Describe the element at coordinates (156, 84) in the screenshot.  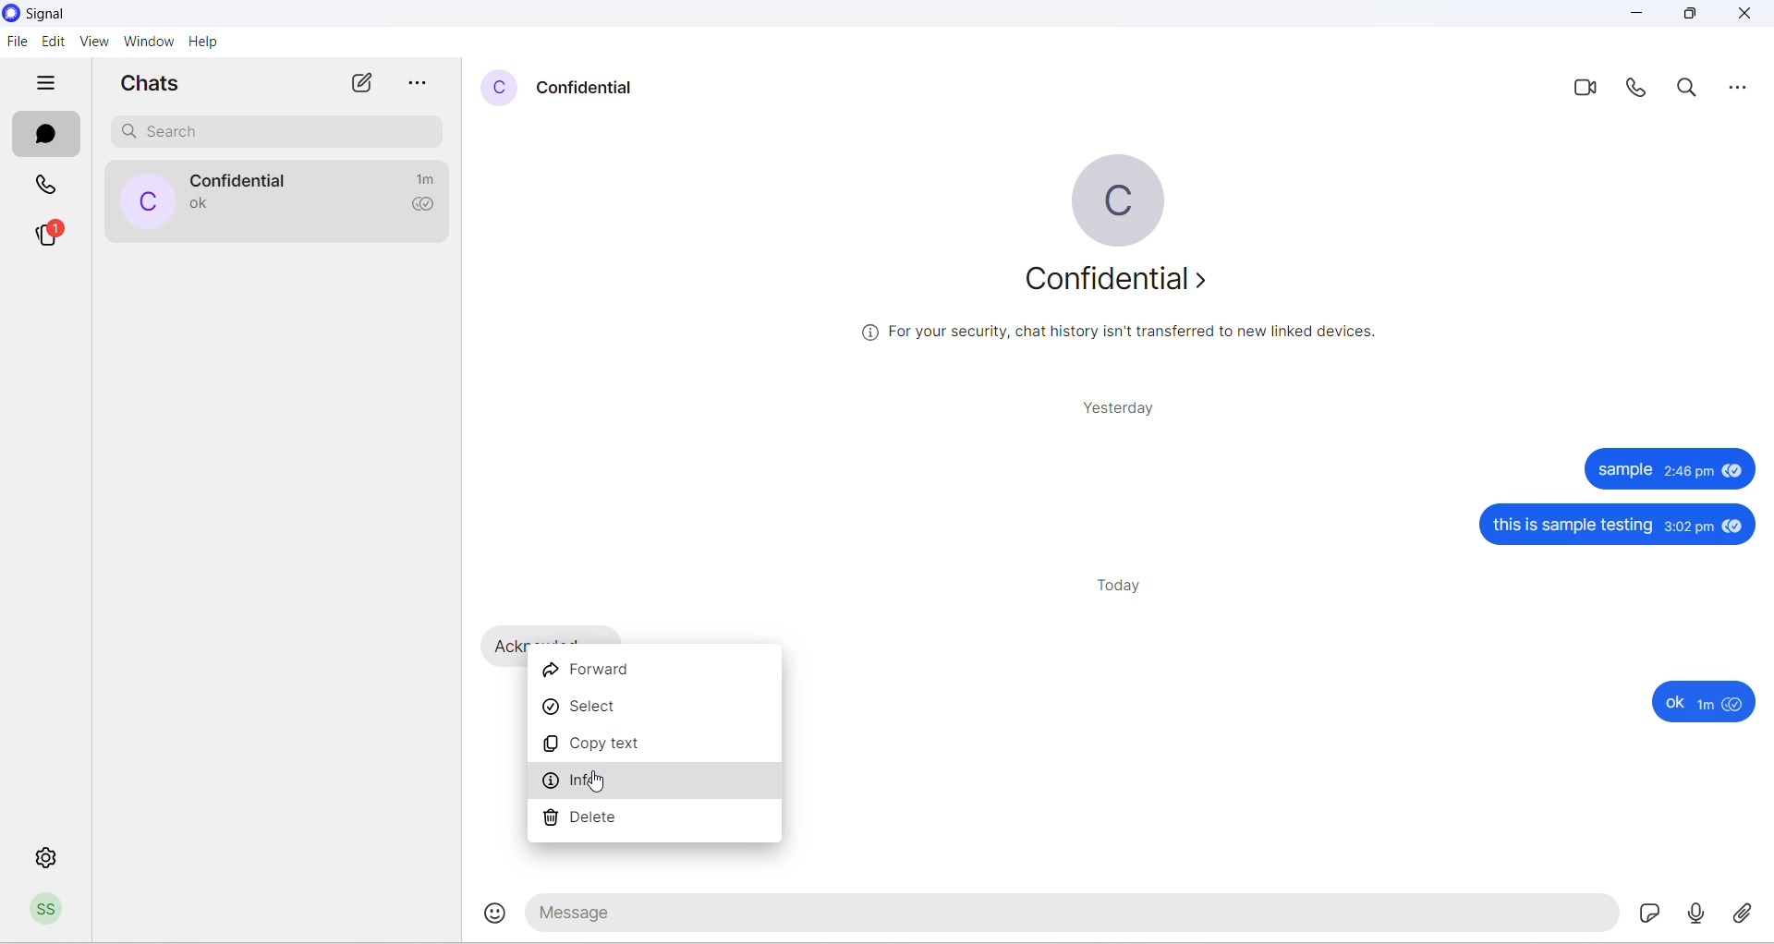
I see `chats heading` at that location.